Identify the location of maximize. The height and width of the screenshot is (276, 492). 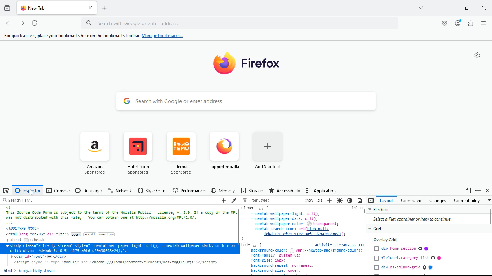
(466, 9).